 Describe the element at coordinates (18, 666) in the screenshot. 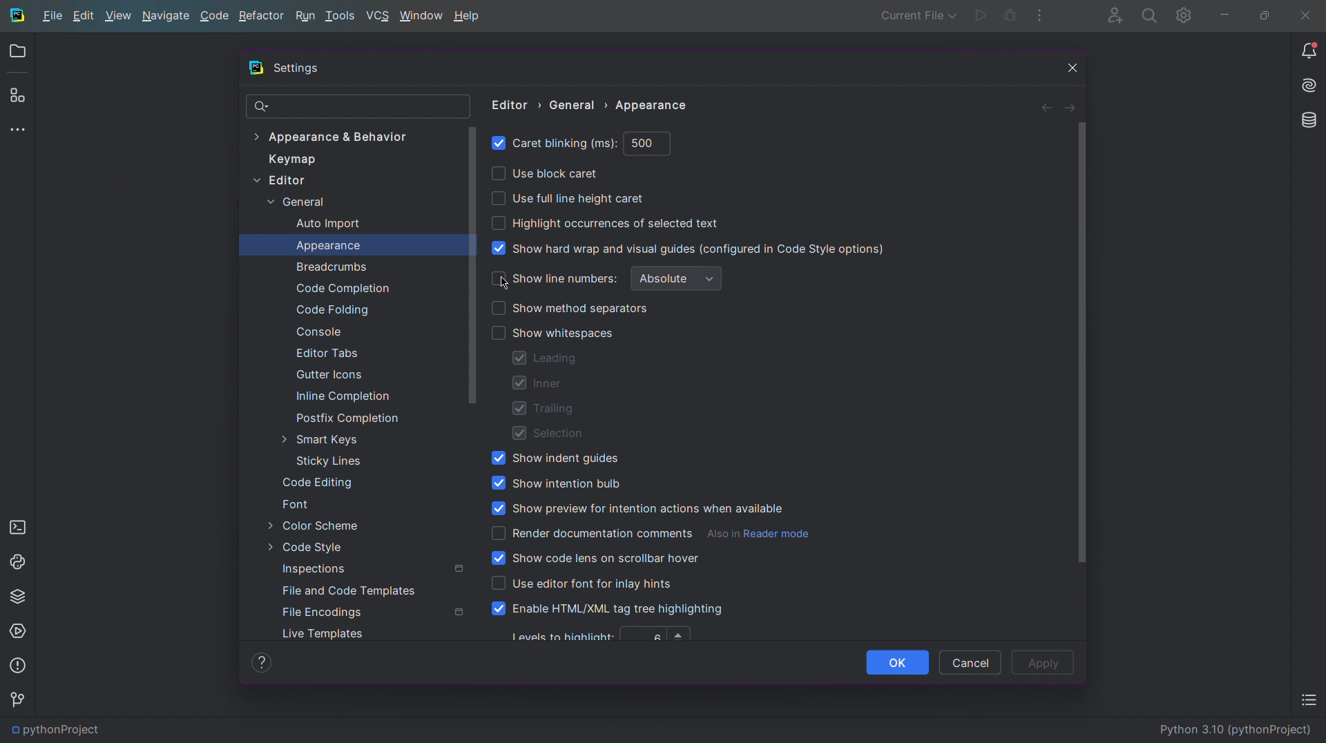

I see `Problems` at that location.